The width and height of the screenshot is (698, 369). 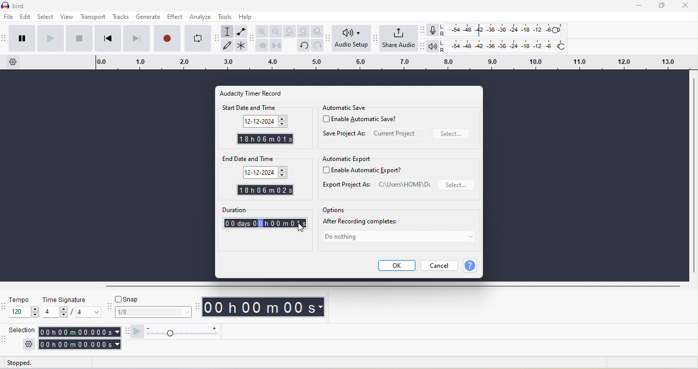 What do you see at coordinates (257, 93) in the screenshot?
I see `audacity time record` at bounding box center [257, 93].